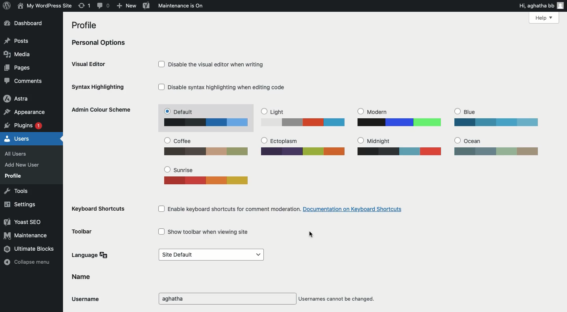 This screenshot has width=567, height=312. I want to click on Admin color scheme, so click(102, 110).